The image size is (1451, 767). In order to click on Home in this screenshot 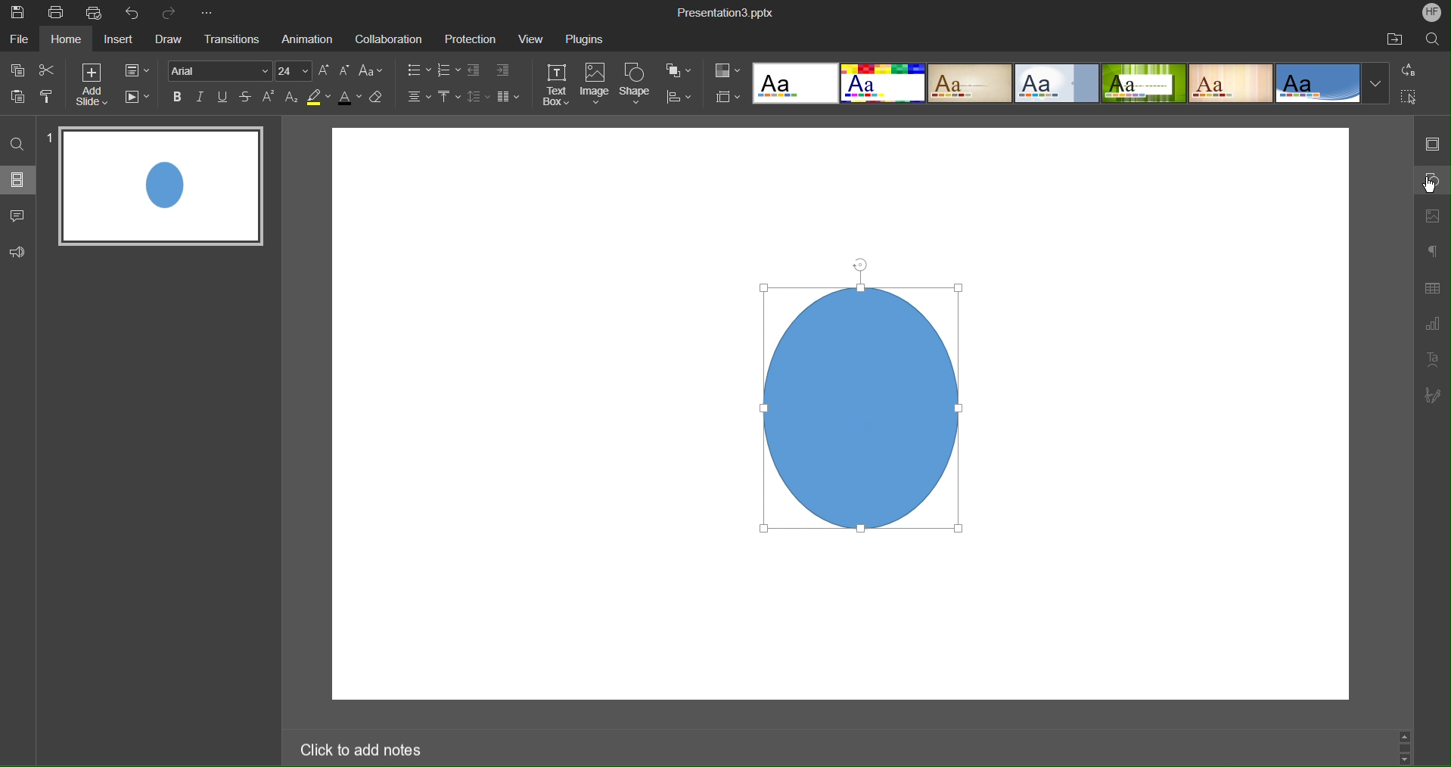, I will do `click(67, 39)`.